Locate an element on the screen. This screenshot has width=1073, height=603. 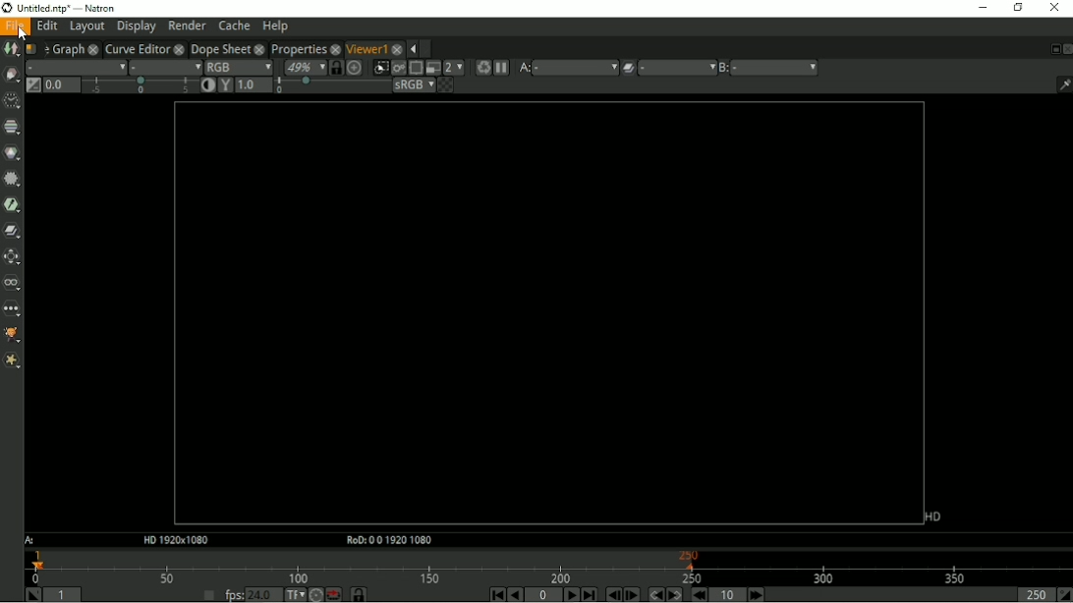
Play forward is located at coordinates (570, 594).